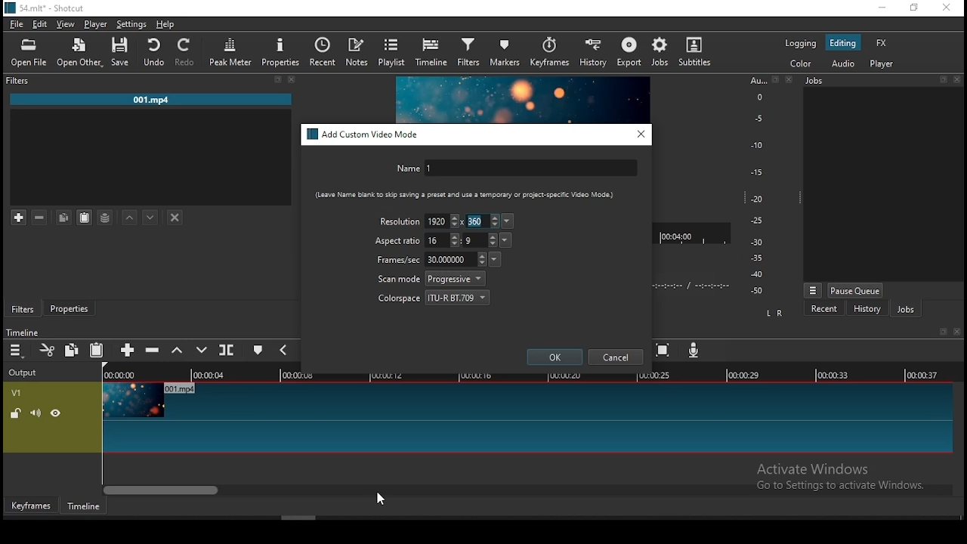  Describe the element at coordinates (819, 468) in the screenshot. I see `Active Windows` at that location.